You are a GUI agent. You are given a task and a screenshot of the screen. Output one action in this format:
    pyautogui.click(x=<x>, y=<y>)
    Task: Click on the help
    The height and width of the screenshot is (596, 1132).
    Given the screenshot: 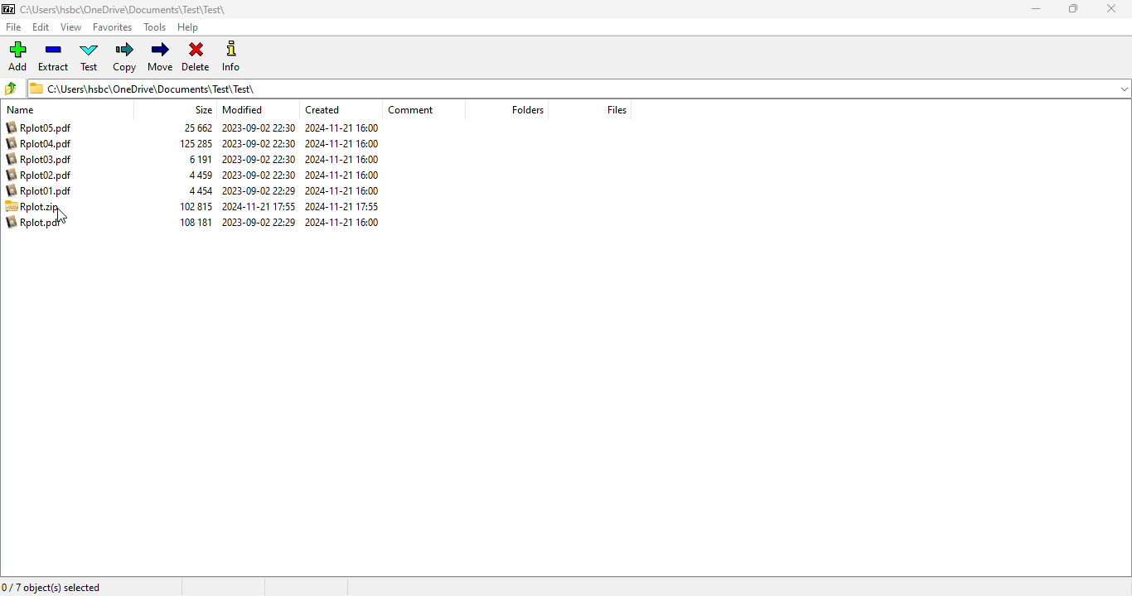 What is the action you would take?
    pyautogui.click(x=187, y=28)
    